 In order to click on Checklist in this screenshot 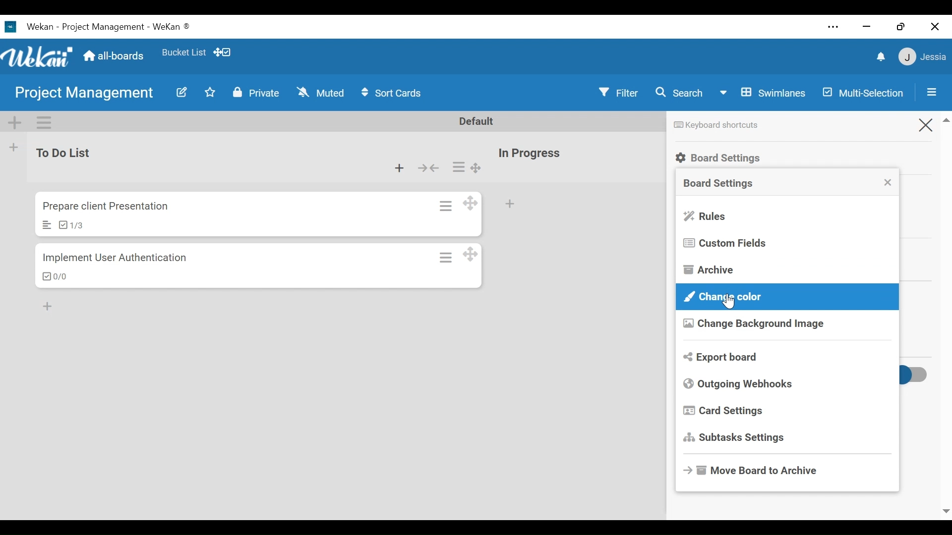, I will do `click(69, 225)`.